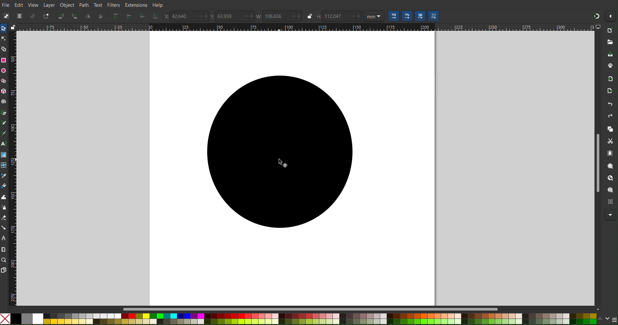 Image resolution: width=618 pixels, height=325 pixels. What do you see at coordinates (610, 31) in the screenshot?
I see `New` at bounding box center [610, 31].